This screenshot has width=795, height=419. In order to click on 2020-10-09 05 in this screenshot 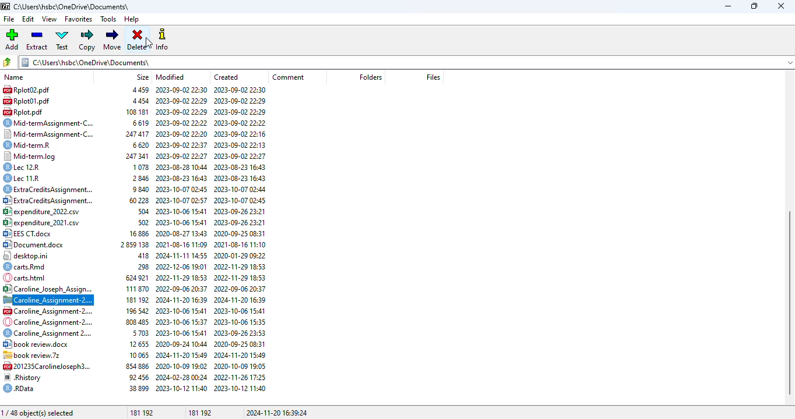, I will do `click(240, 365)`.